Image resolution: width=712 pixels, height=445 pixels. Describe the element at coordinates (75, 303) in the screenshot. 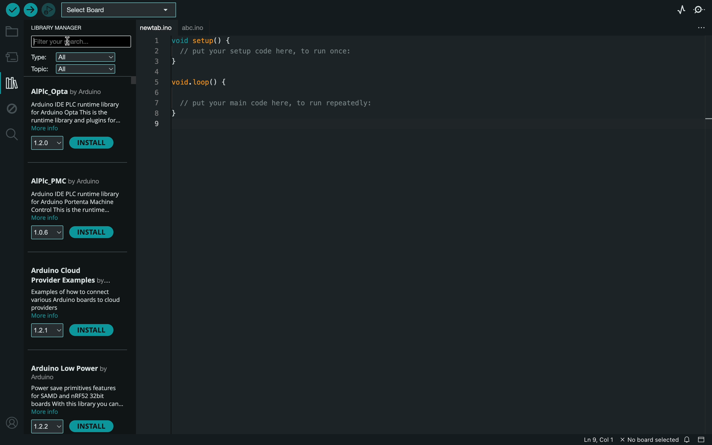

I see `description` at that location.